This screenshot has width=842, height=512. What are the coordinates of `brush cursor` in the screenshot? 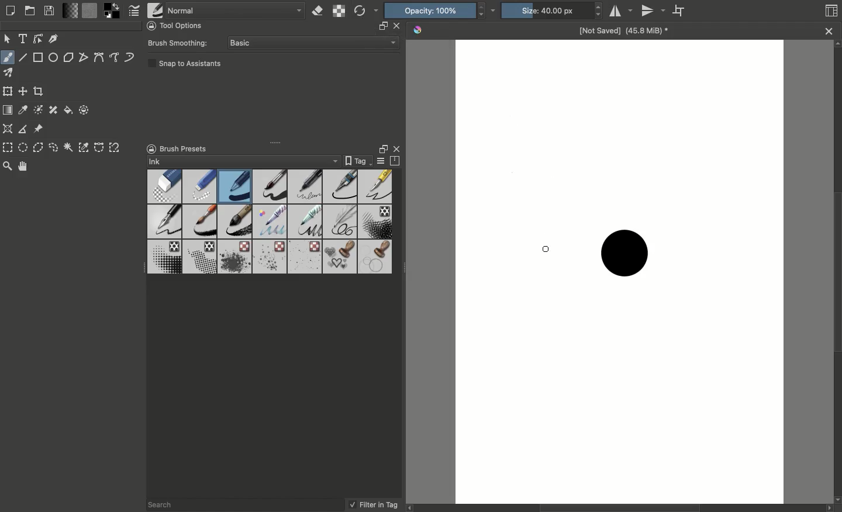 It's located at (545, 248).